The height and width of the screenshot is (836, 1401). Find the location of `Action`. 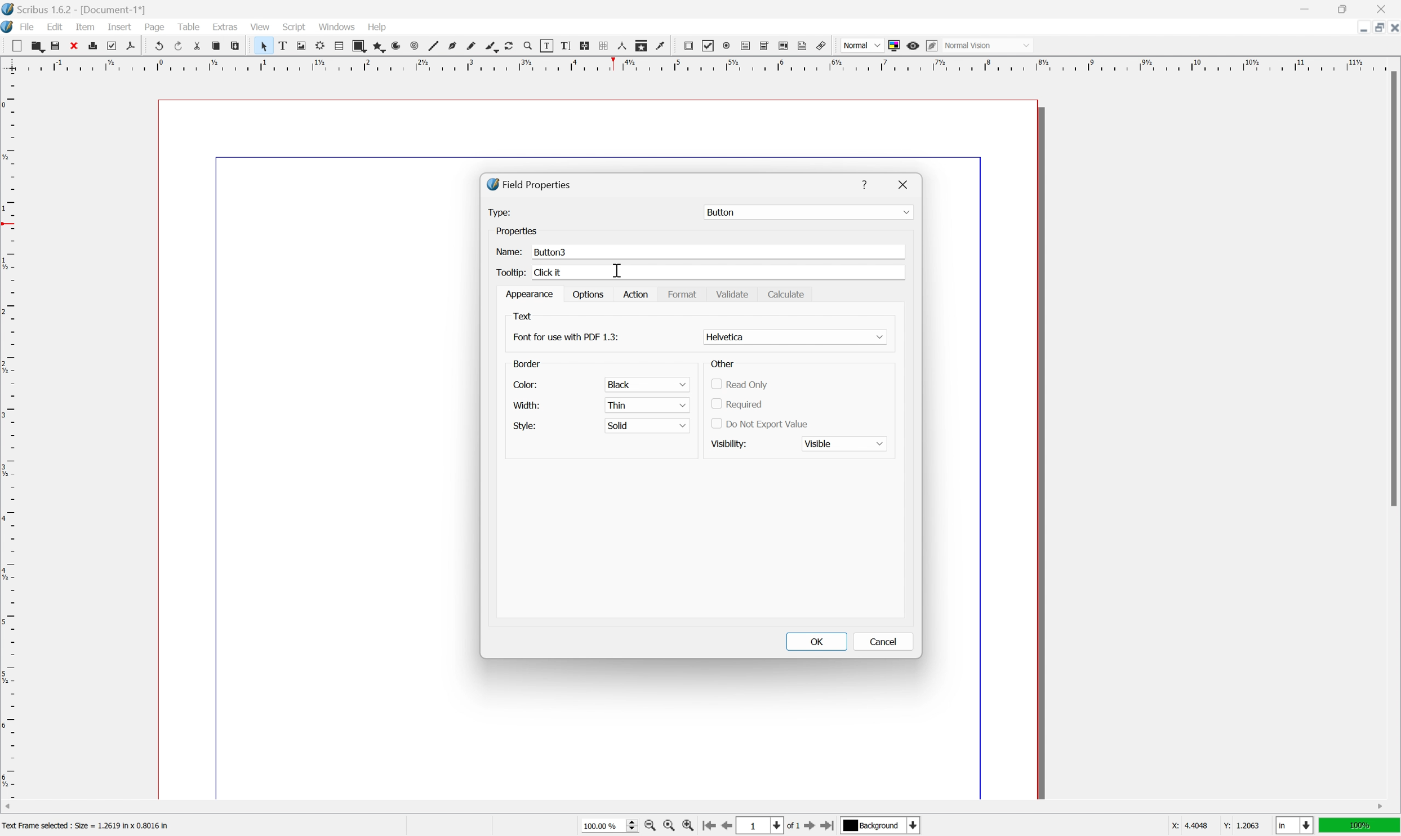

Action is located at coordinates (637, 294).